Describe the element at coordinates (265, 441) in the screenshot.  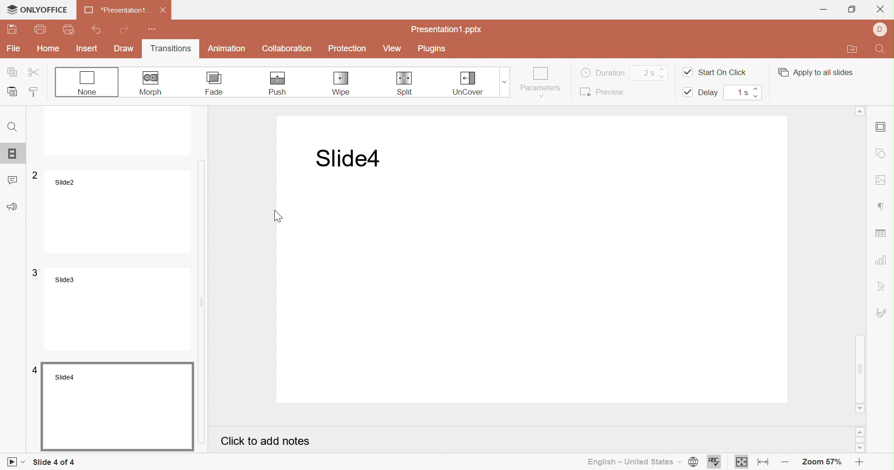
I see `Click to add notes` at that location.